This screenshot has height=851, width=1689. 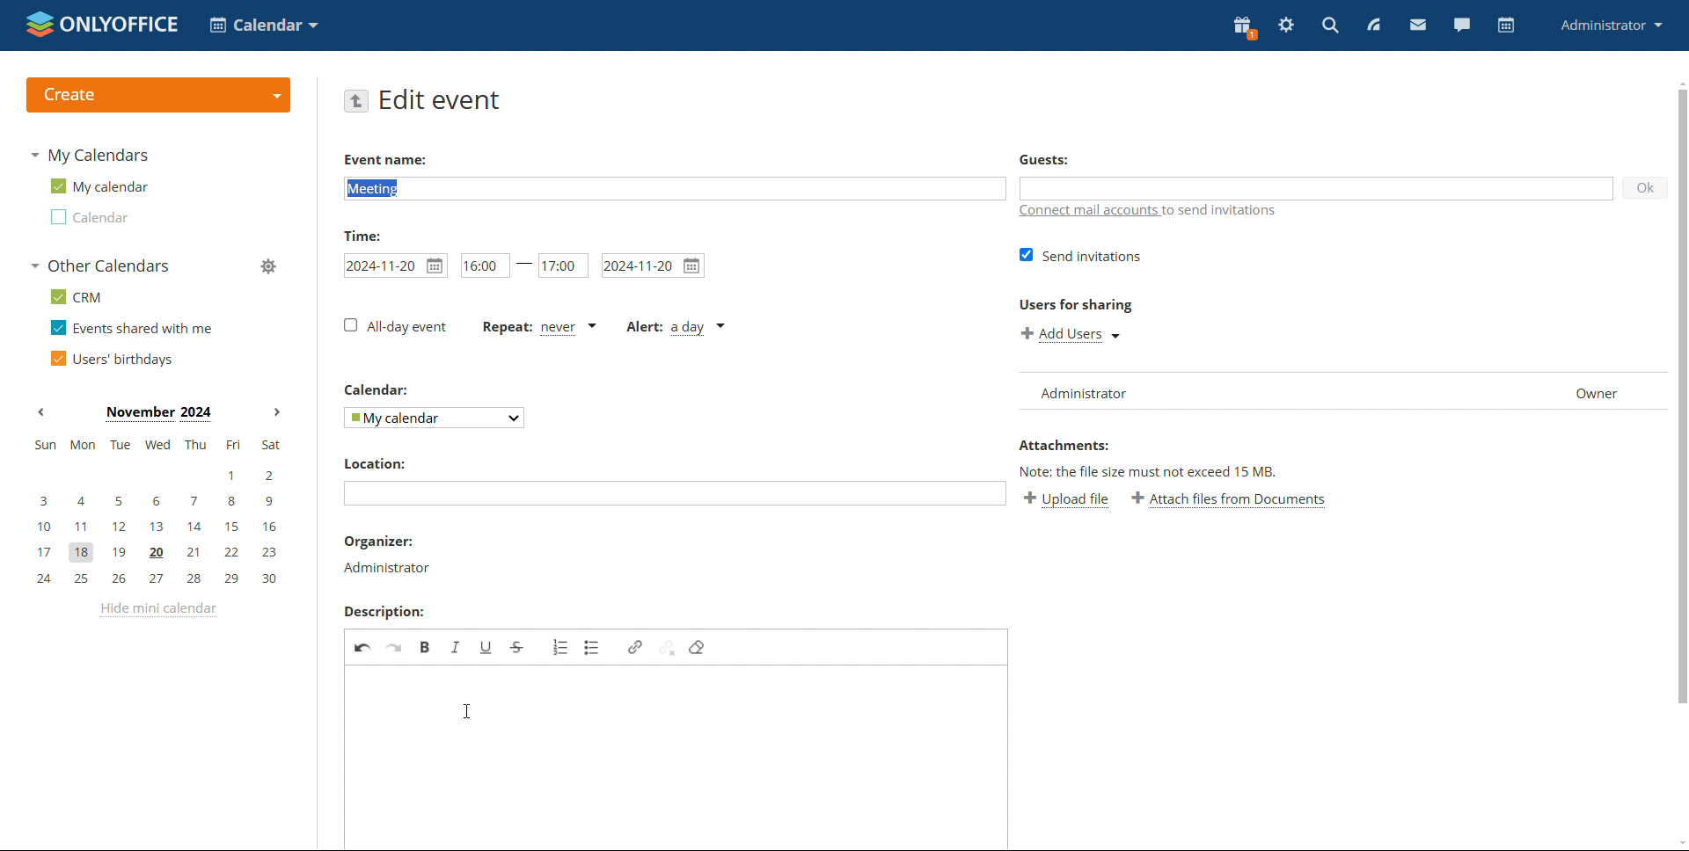 What do you see at coordinates (1247, 26) in the screenshot?
I see `present` at bounding box center [1247, 26].